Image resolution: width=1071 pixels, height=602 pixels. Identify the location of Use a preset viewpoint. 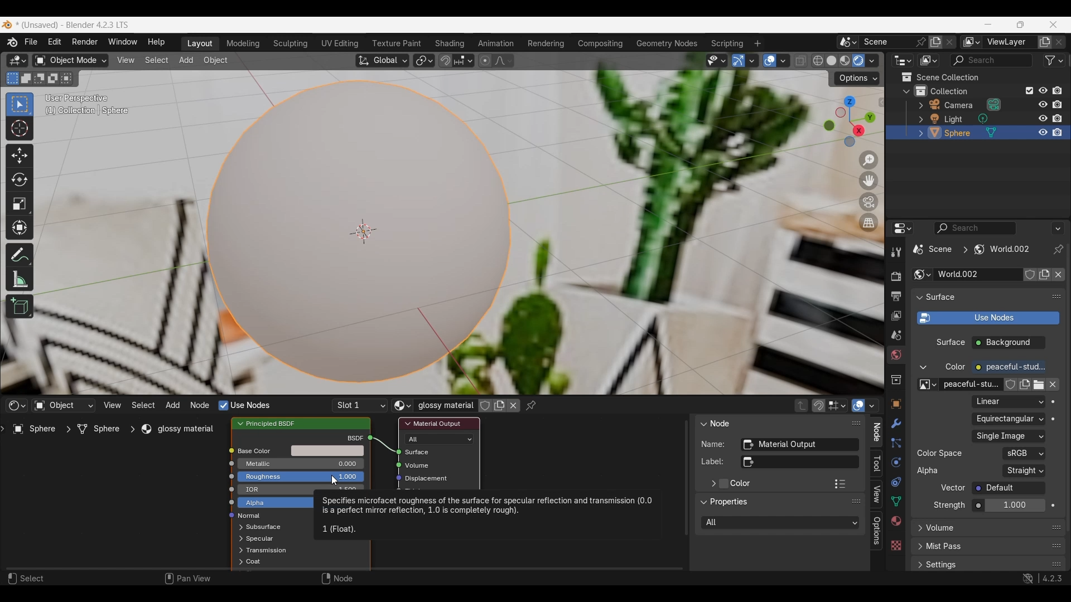
(849, 122).